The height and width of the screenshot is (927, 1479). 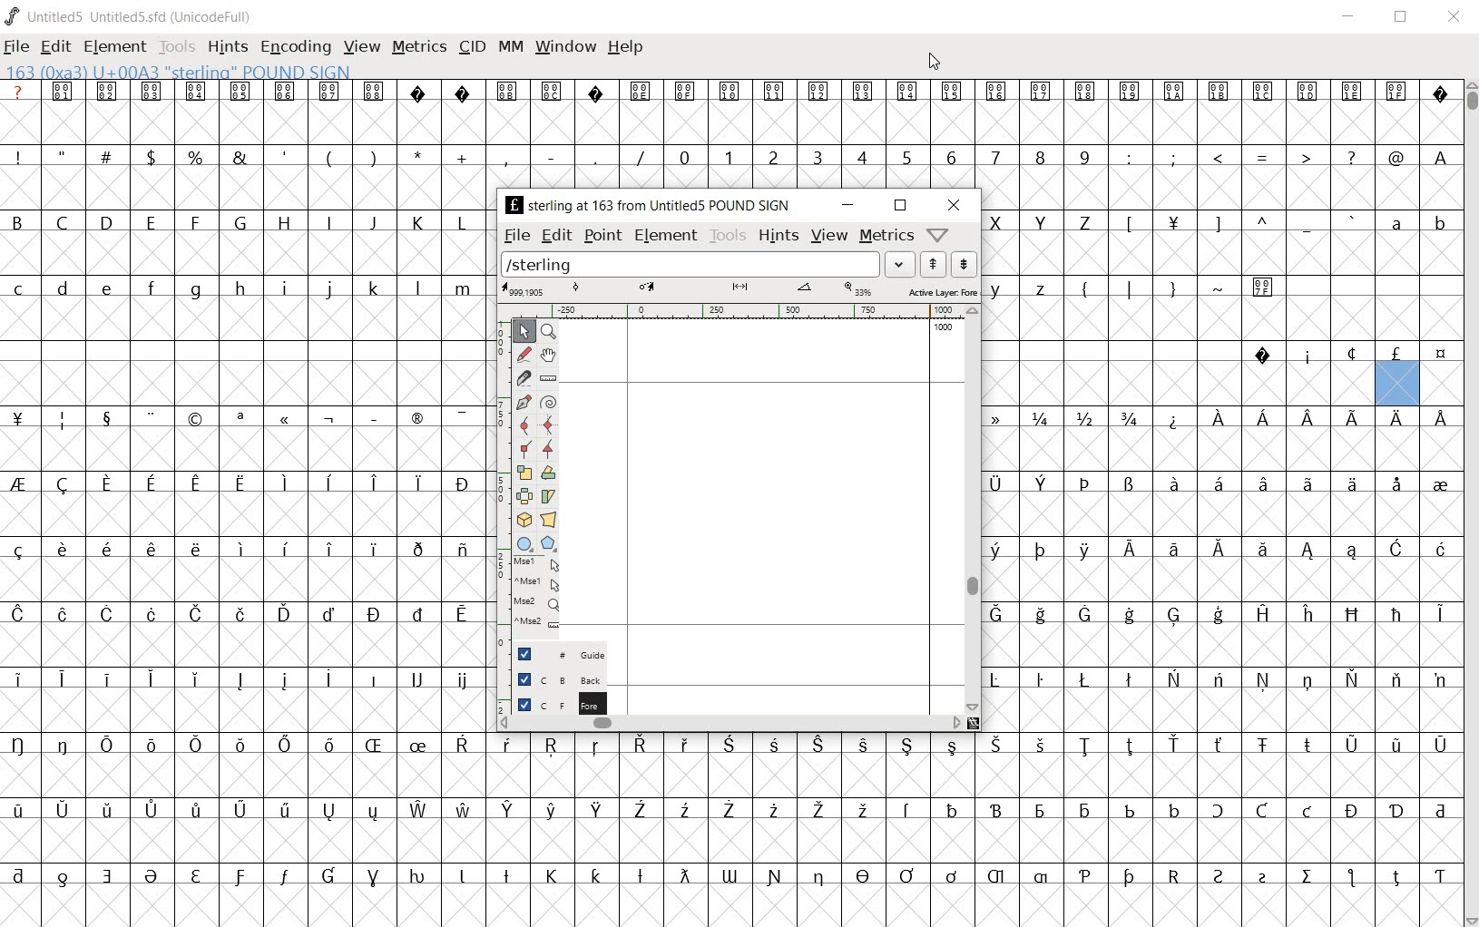 What do you see at coordinates (1351, 484) in the screenshot?
I see `Symbol` at bounding box center [1351, 484].